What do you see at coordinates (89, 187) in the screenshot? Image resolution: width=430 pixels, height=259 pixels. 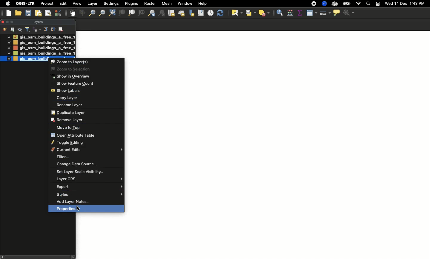 I see `Export` at bounding box center [89, 187].